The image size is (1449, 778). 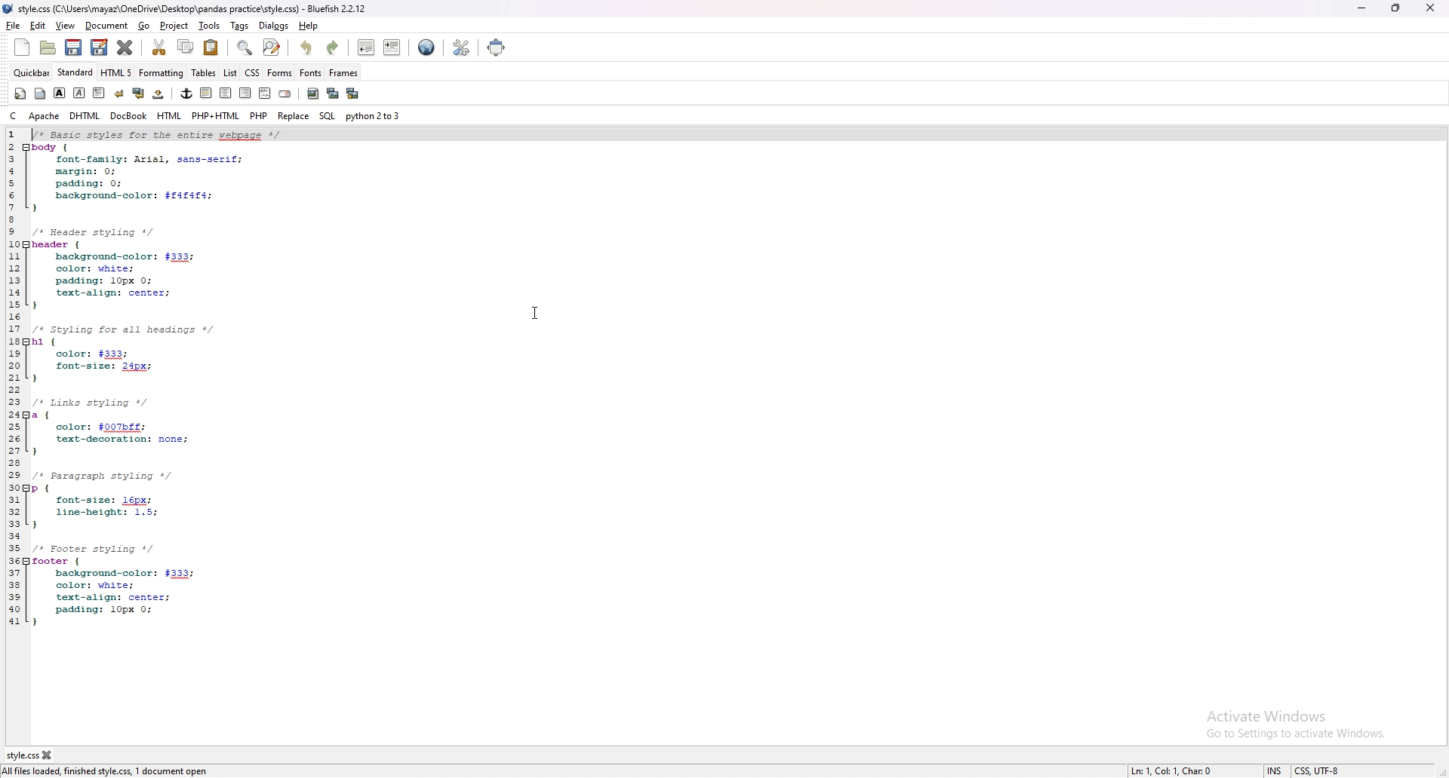 I want to click on standard, so click(x=75, y=72).